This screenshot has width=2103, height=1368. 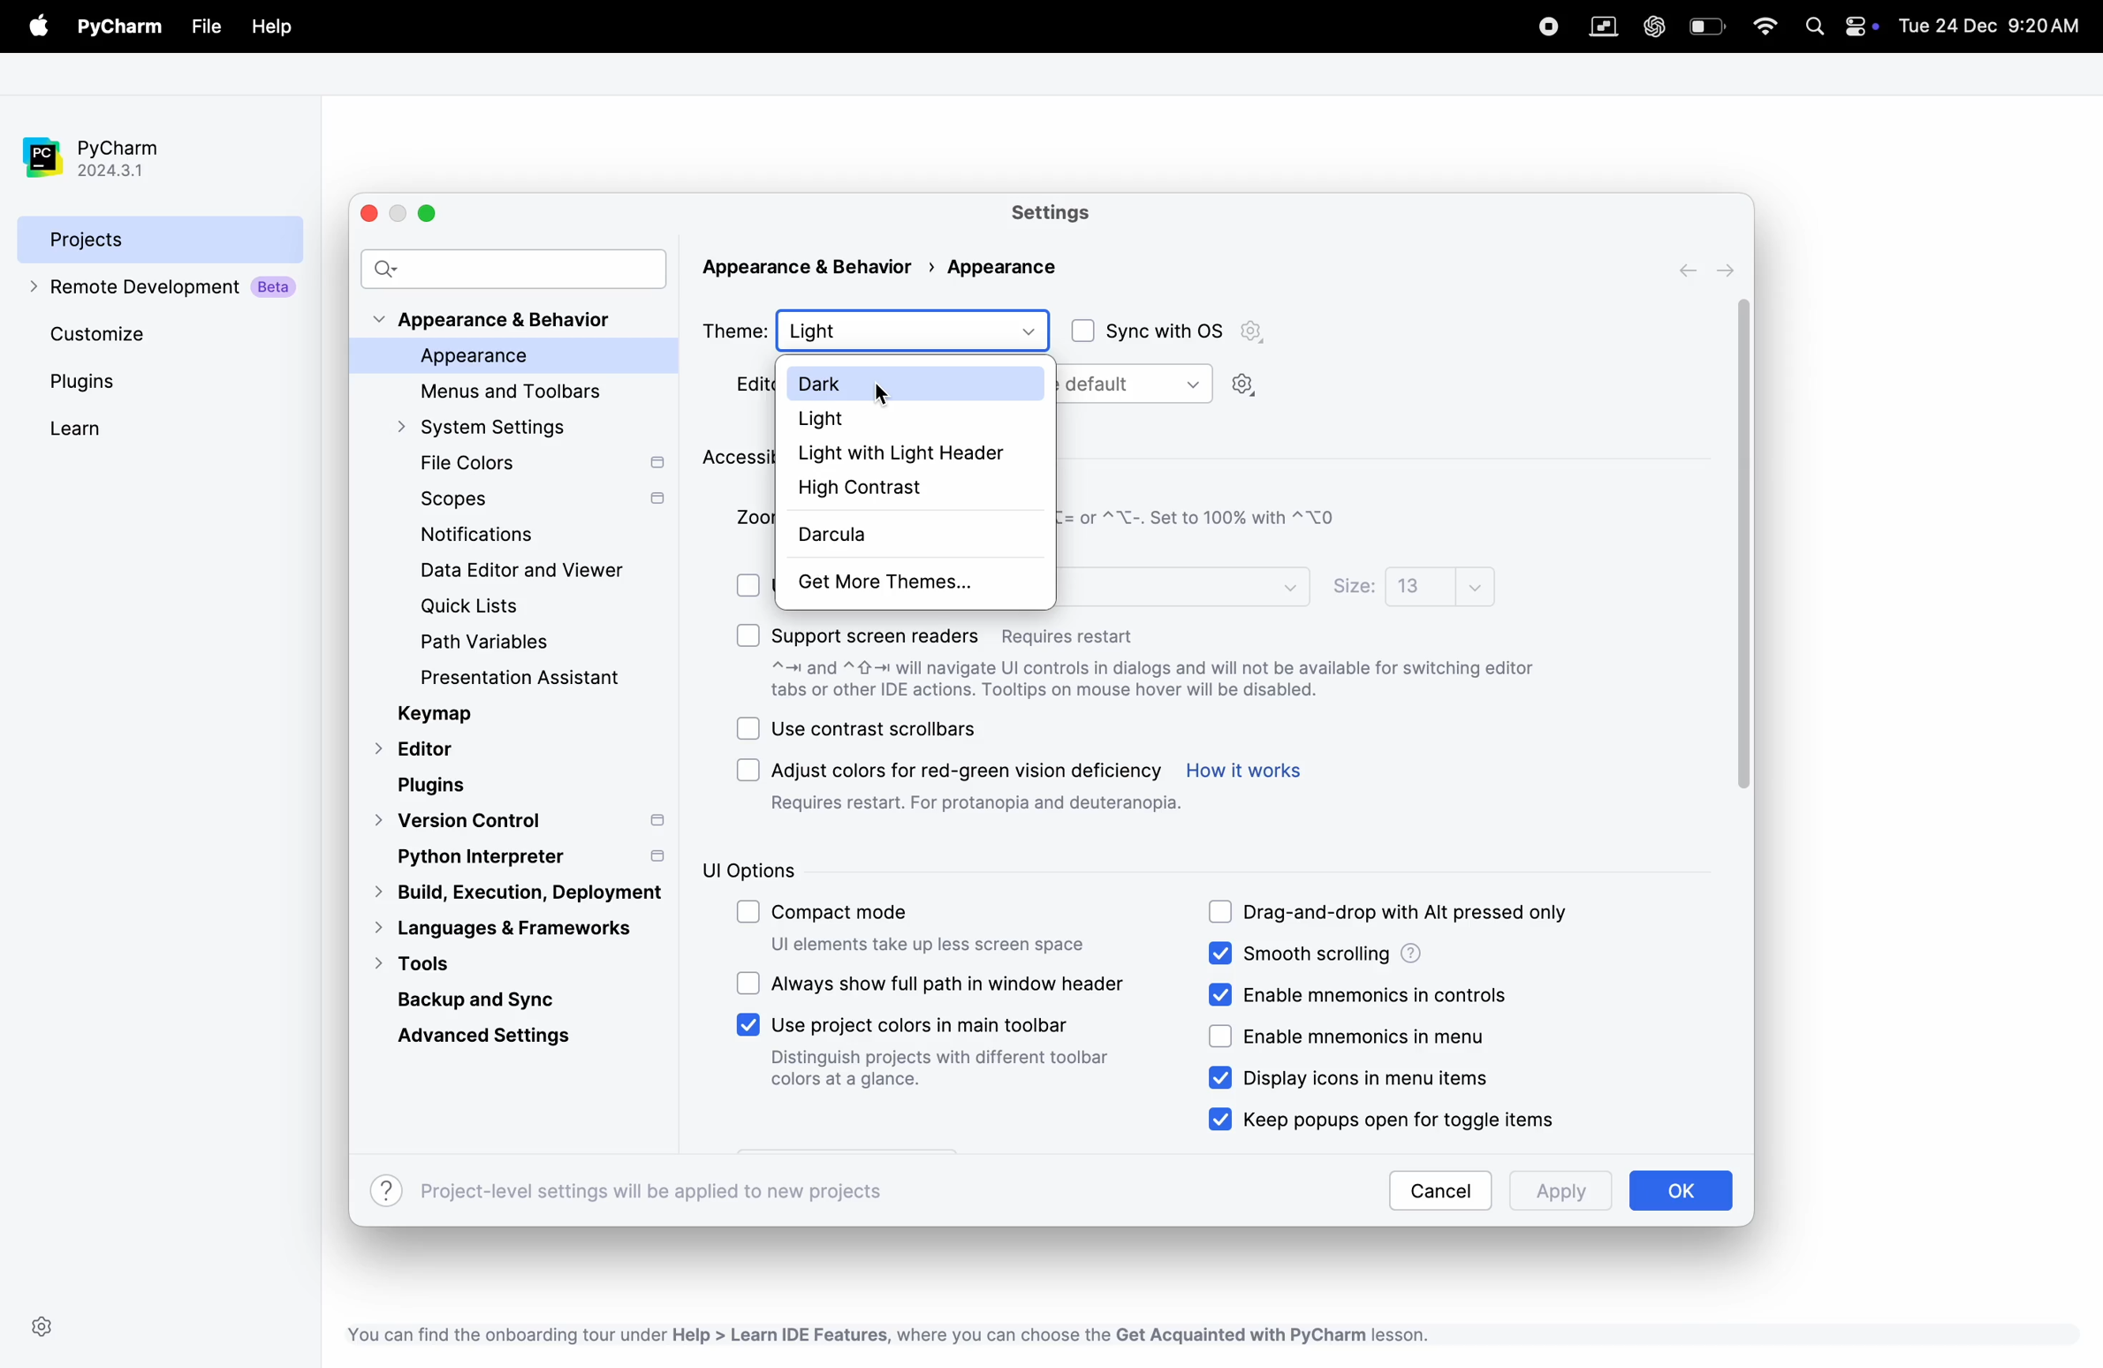 I want to click on projects, so click(x=161, y=238).